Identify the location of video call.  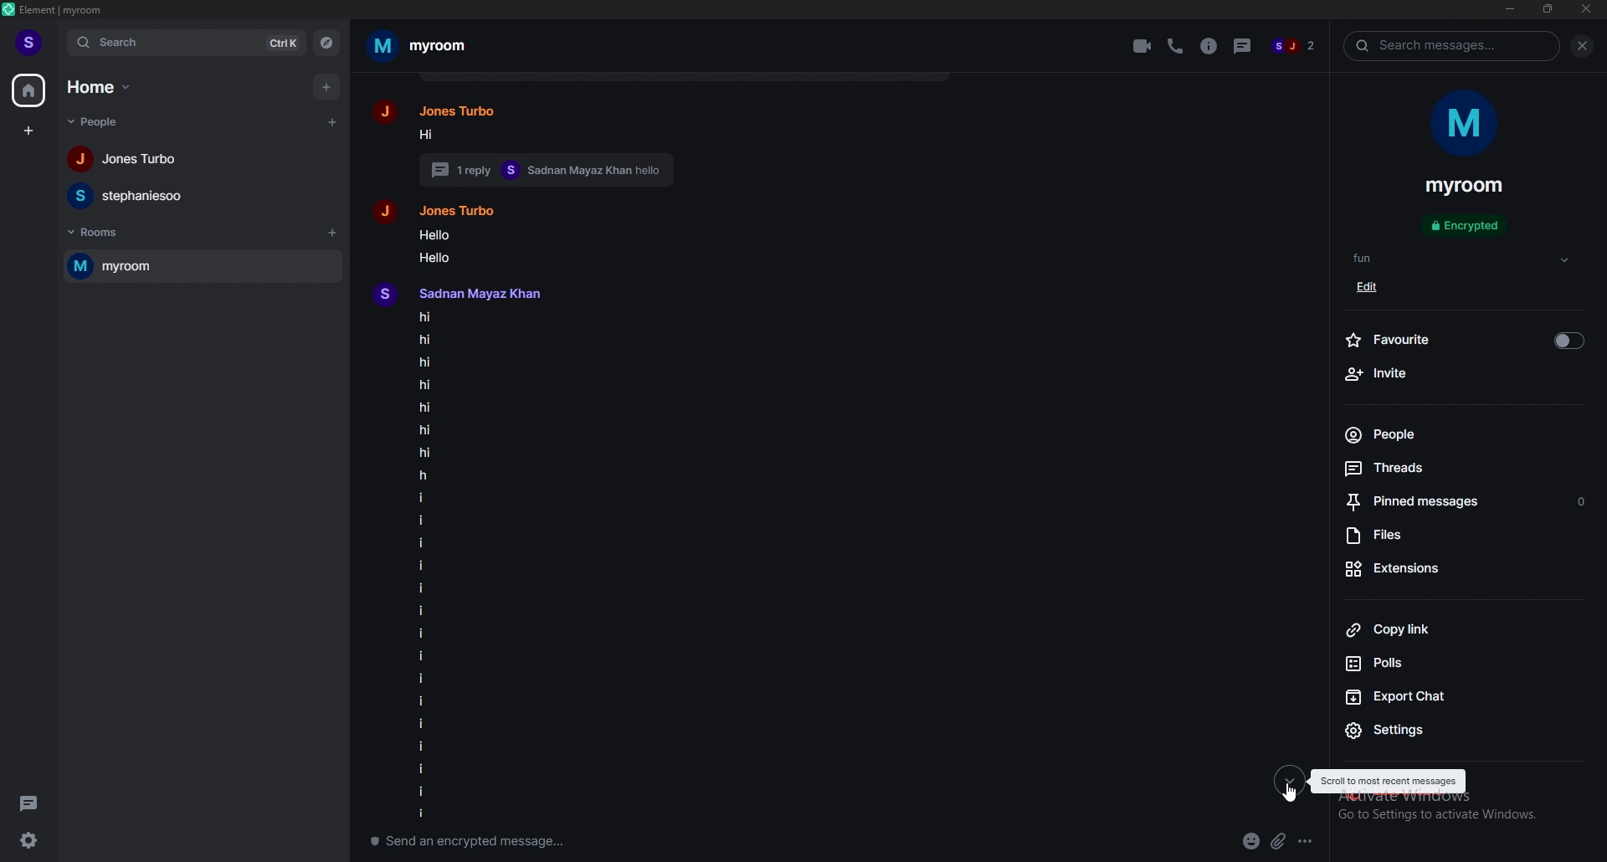
(1143, 45).